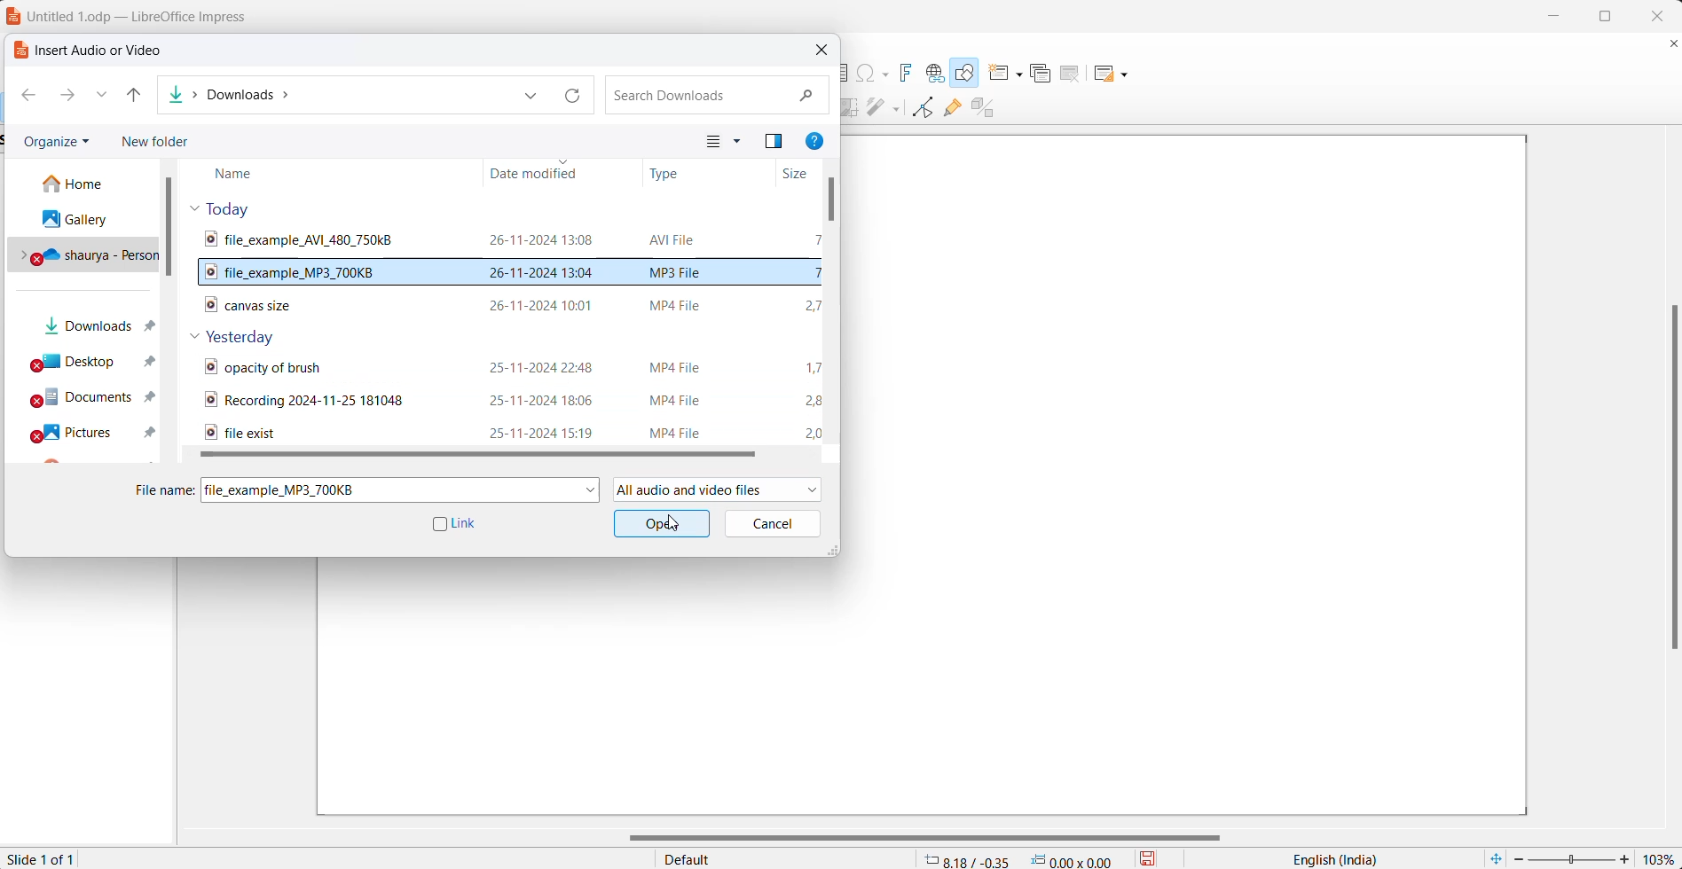 This screenshot has width=1682, height=869. What do you see at coordinates (327, 272) in the screenshot?
I see `selected audio file name` at bounding box center [327, 272].